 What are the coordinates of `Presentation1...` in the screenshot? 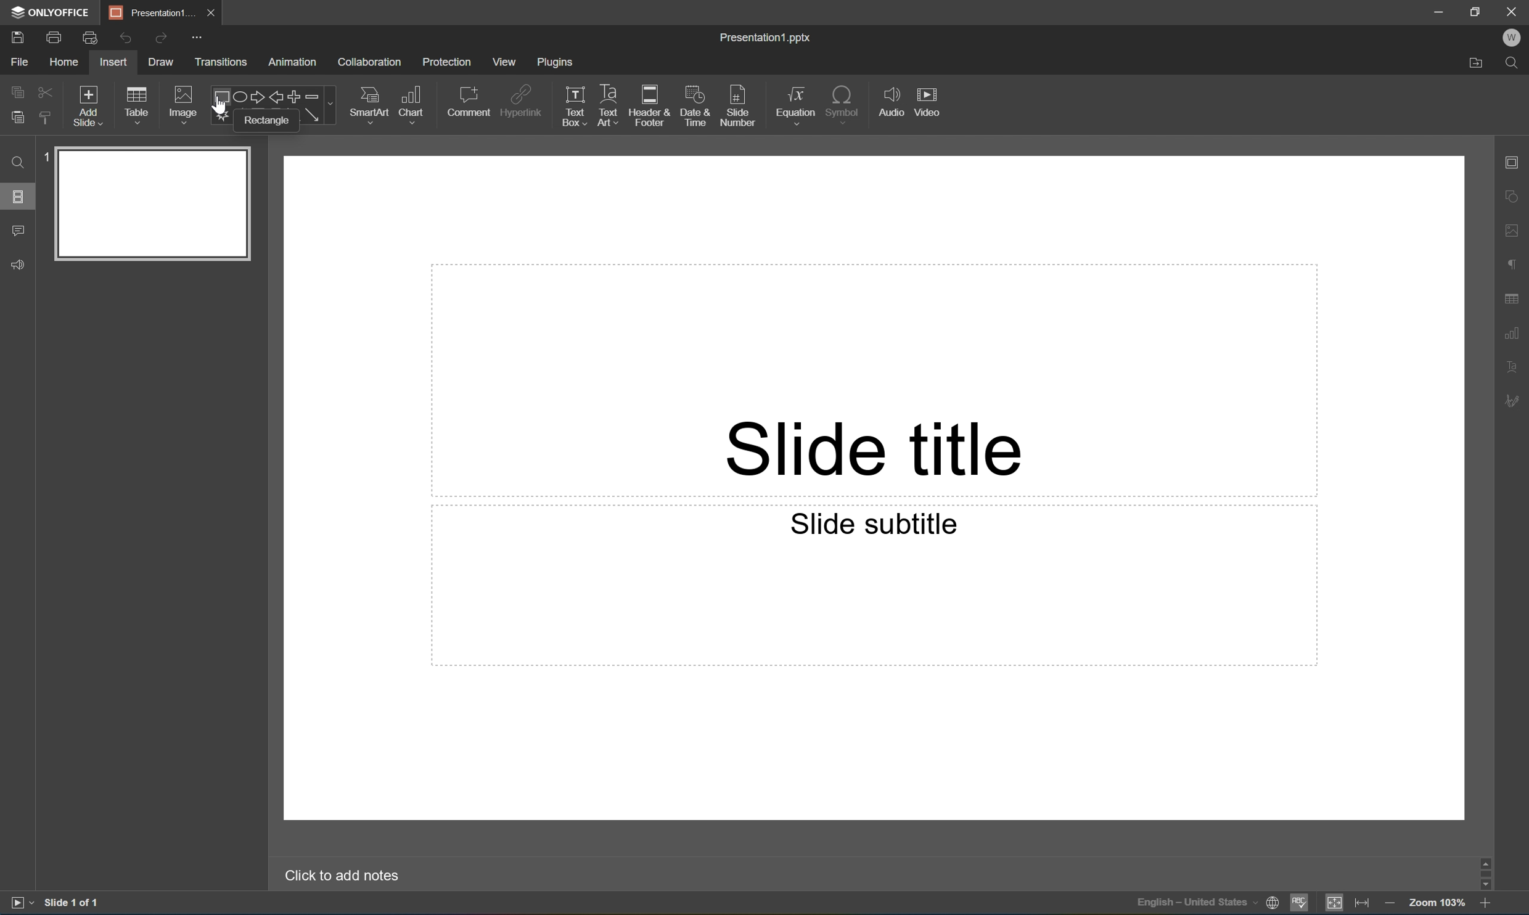 It's located at (147, 12).